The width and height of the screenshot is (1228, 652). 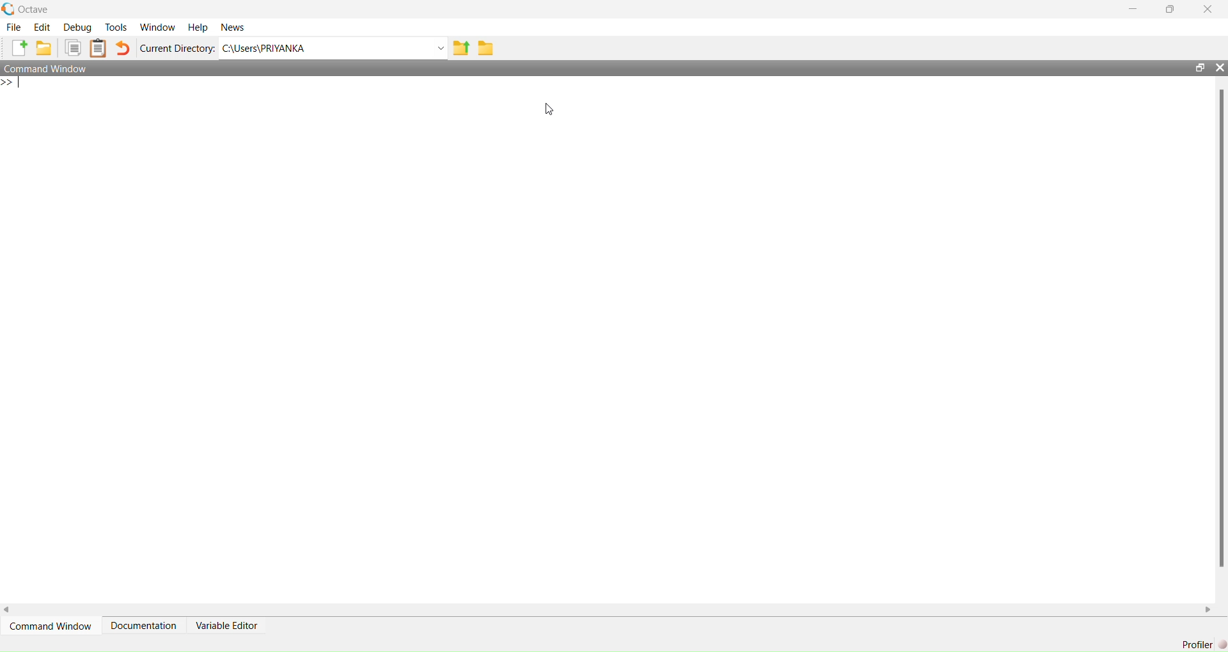 What do you see at coordinates (72, 48) in the screenshot?
I see `copy` at bounding box center [72, 48].